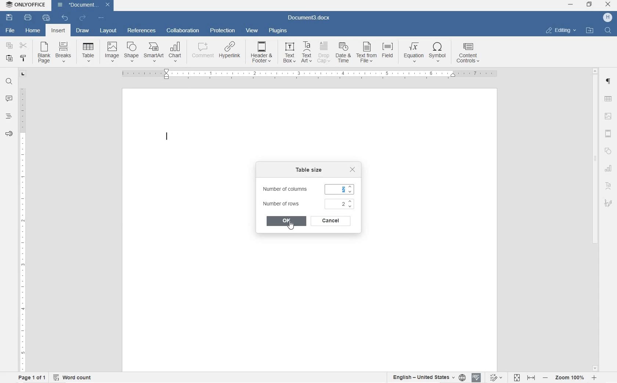 The image size is (617, 383). Describe the element at coordinates (310, 74) in the screenshot. I see `Ruler` at that location.